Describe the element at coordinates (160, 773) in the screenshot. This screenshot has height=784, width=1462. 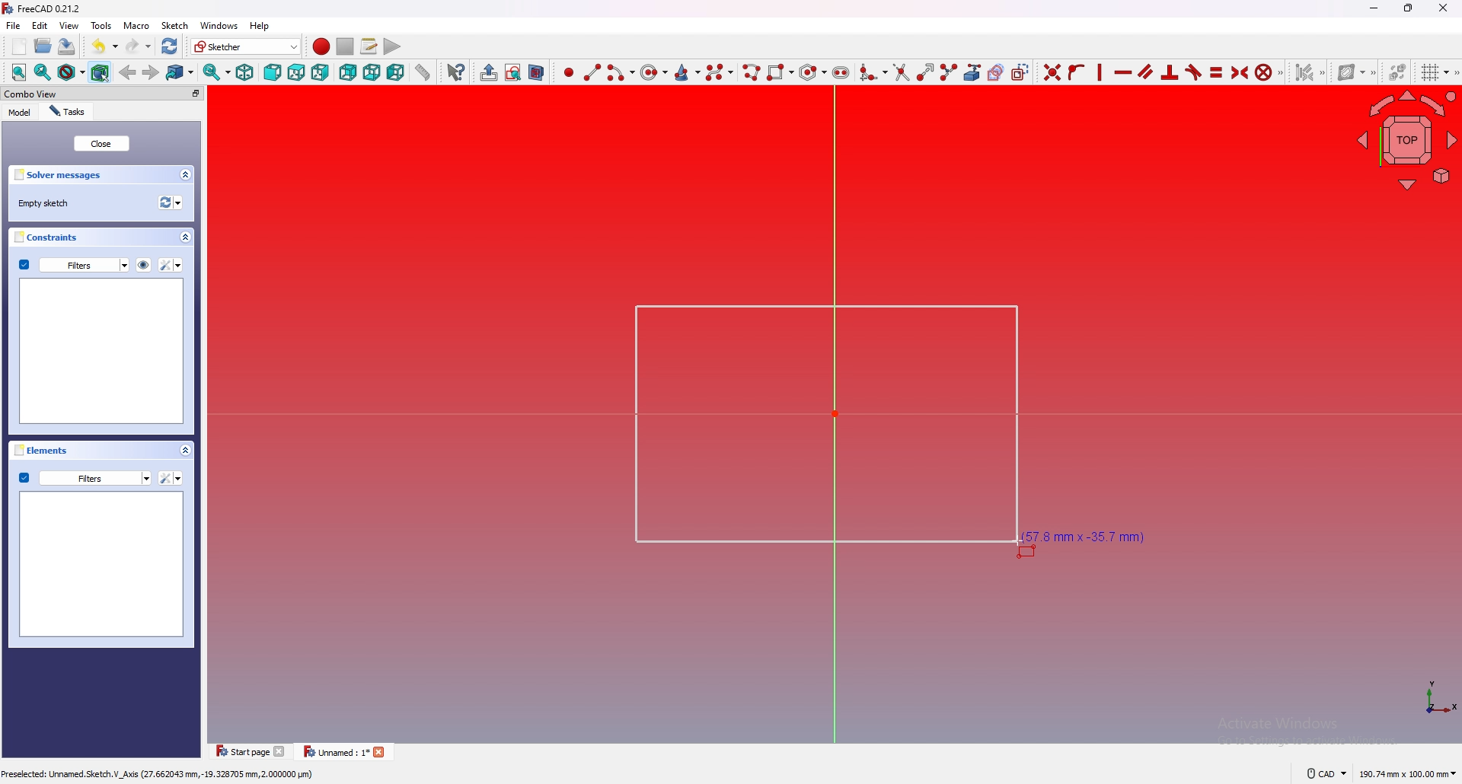
I see `description` at that location.